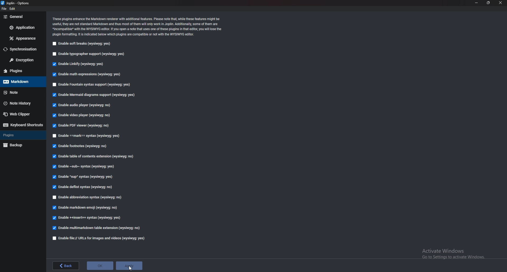 This screenshot has height=272, width=507. What do you see at coordinates (21, 92) in the screenshot?
I see `note` at bounding box center [21, 92].